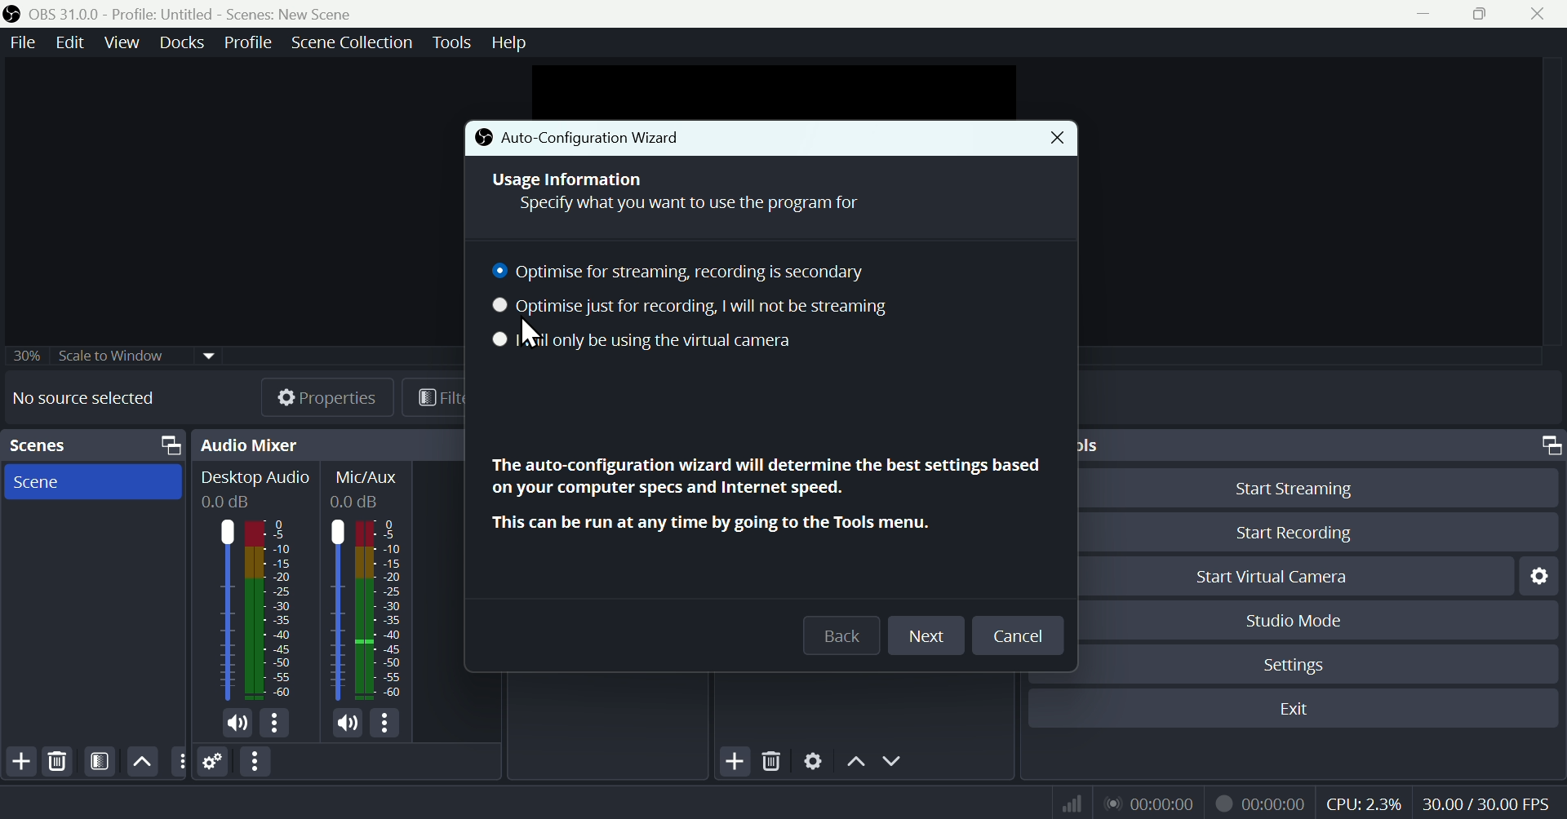  I want to click on Audio recorder, so click(1148, 803).